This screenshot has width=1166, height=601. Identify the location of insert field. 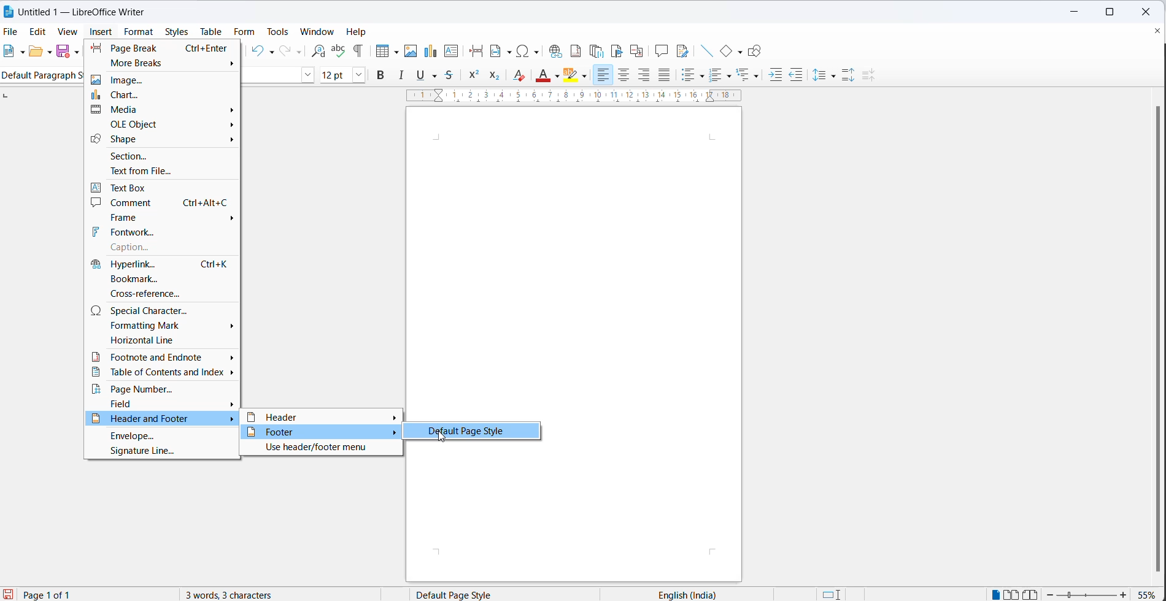
(500, 52).